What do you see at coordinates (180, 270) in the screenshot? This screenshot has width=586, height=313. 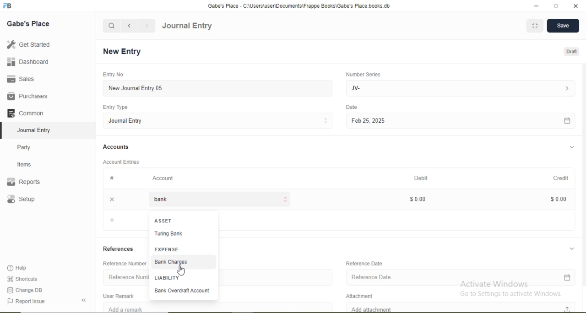 I see `cursor` at bounding box center [180, 270].